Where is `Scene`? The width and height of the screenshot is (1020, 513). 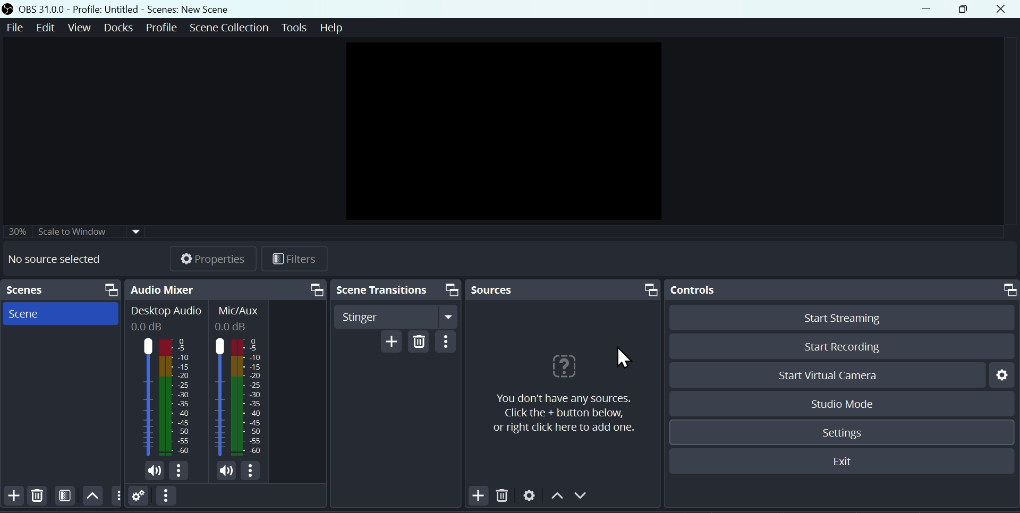 Scene is located at coordinates (30, 315).